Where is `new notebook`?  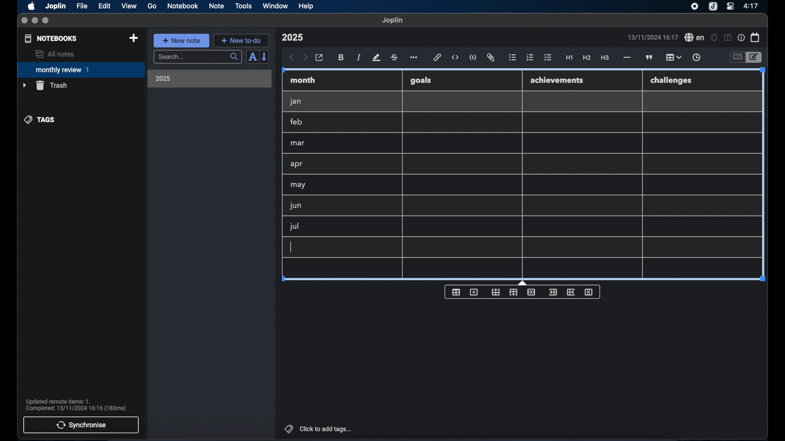 new notebook is located at coordinates (133, 38).